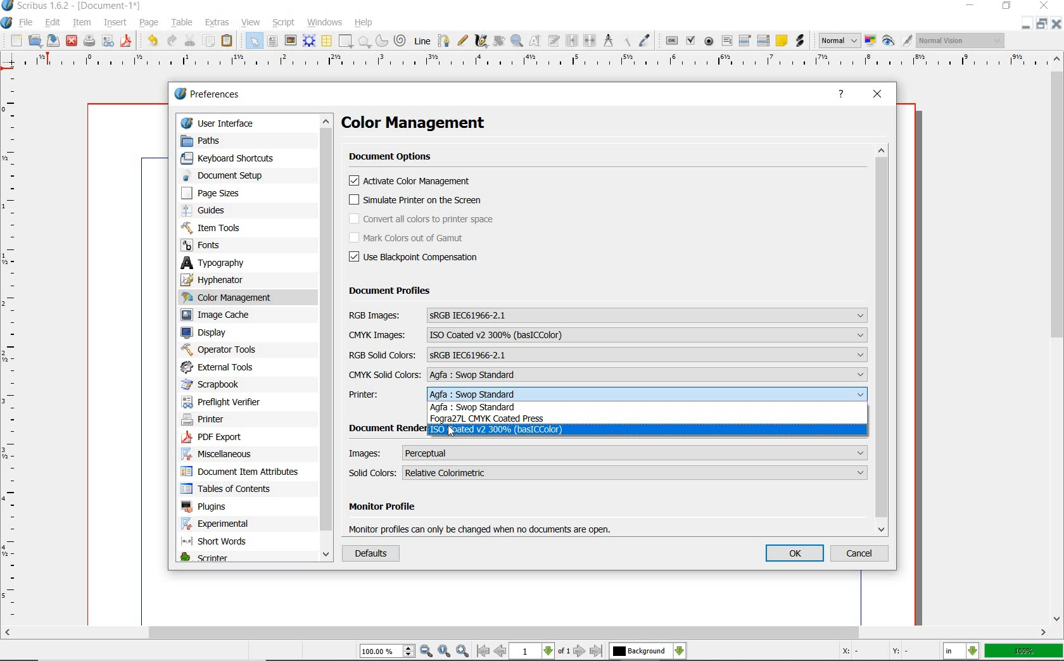 The image size is (1064, 661). Describe the element at coordinates (608, 335) in the screenshot. I see `CMYK Images` at that location.